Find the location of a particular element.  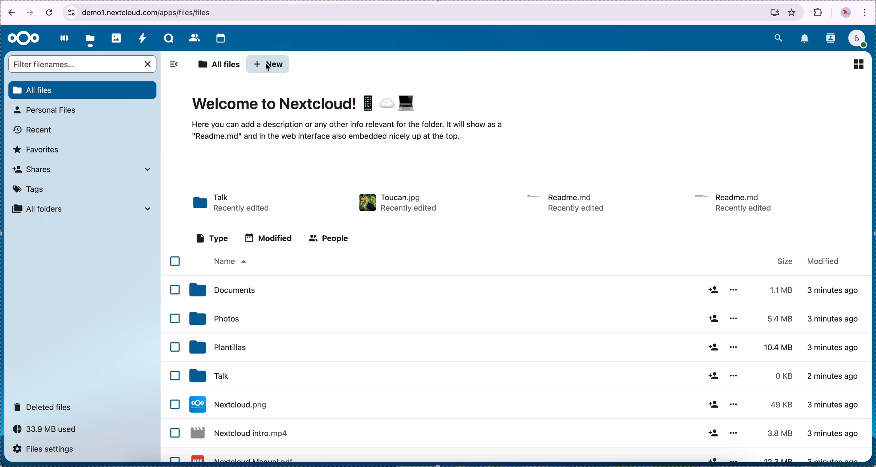

4 minutes ago is located at coordinates (834, 378).